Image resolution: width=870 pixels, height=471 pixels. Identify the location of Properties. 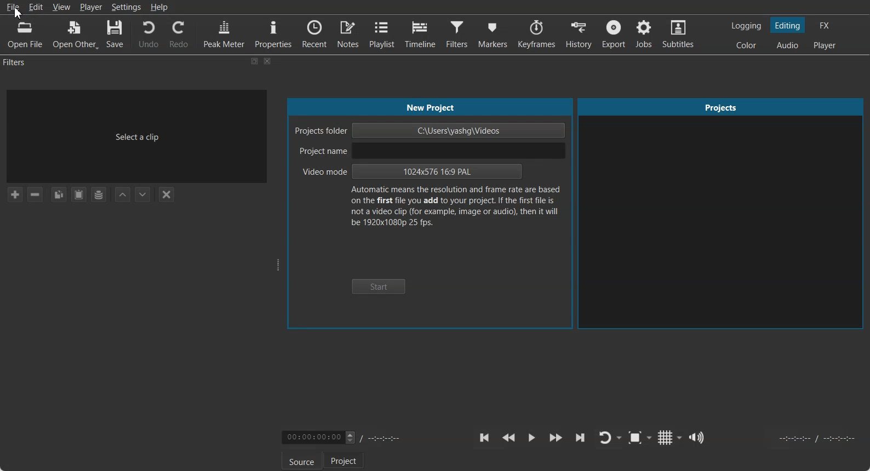
(273, 33).